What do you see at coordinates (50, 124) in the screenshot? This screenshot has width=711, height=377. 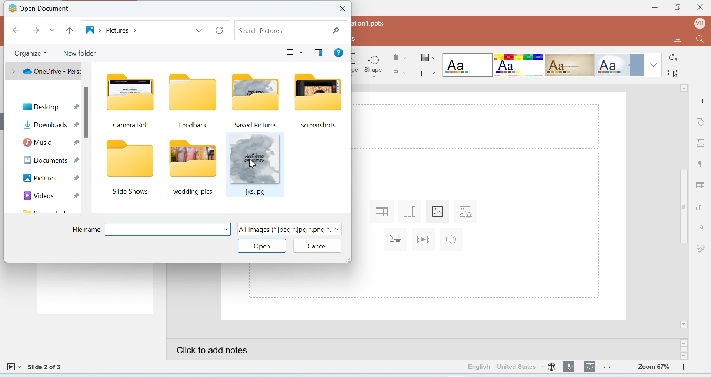 I see `downloads` at bounding box center [50, 124].